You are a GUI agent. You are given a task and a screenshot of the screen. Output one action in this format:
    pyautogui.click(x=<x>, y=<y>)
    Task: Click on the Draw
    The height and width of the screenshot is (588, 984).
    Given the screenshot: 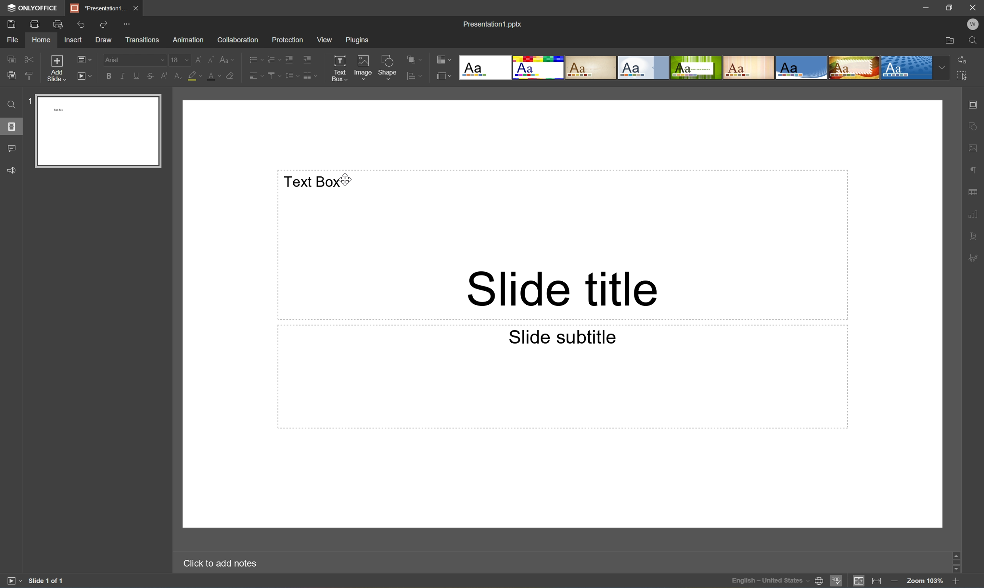 What is the action you would take?
    pyautogui.click(x=104, y=39)
    